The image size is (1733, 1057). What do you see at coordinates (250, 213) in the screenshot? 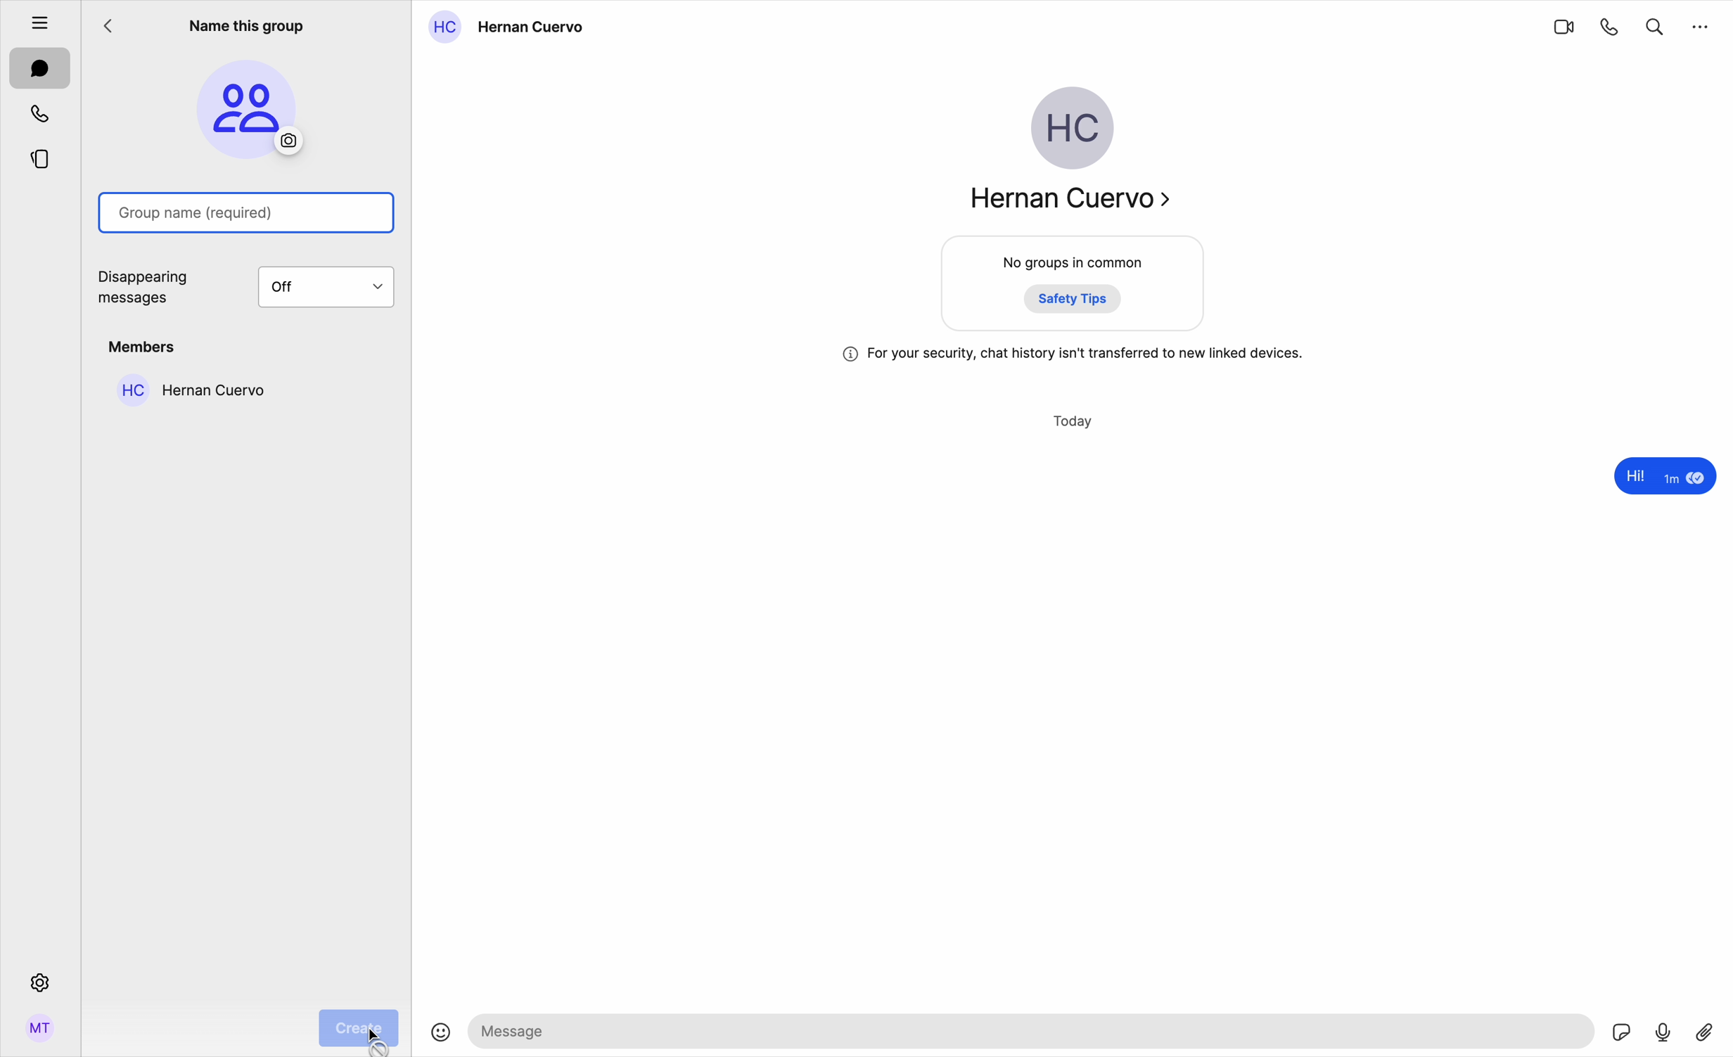
I see `space to write group name ` at bounding box center [250, 213].